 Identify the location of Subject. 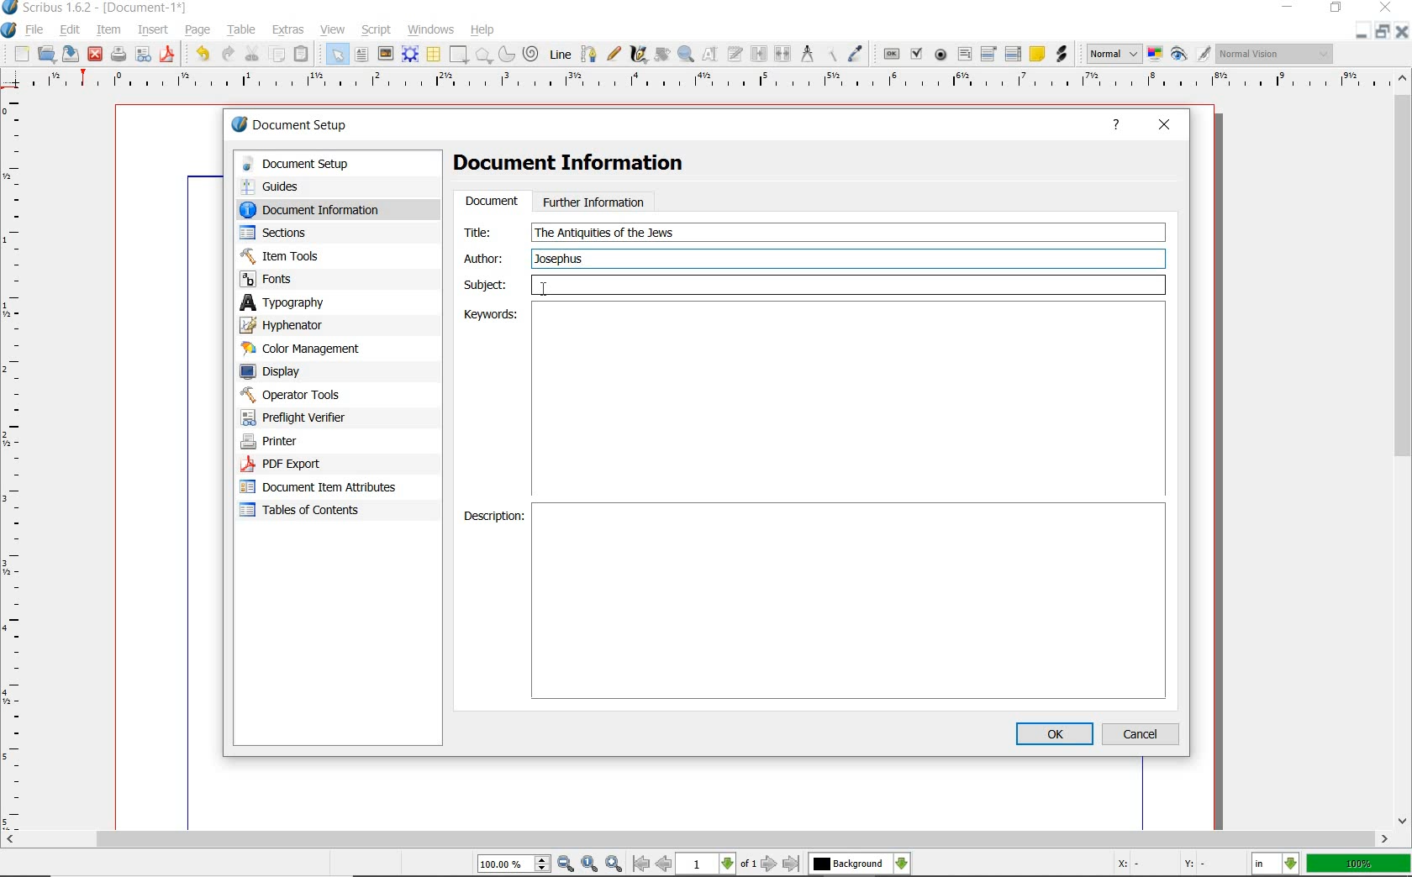
(814, 286).